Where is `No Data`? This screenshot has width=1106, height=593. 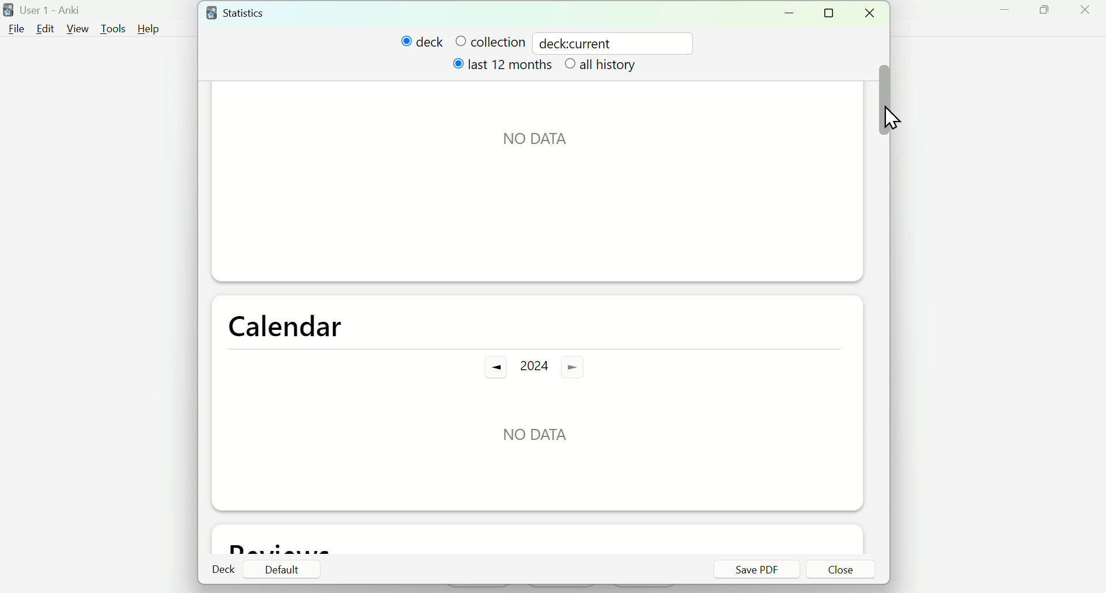
No Data is located at coordinates (537, 433).